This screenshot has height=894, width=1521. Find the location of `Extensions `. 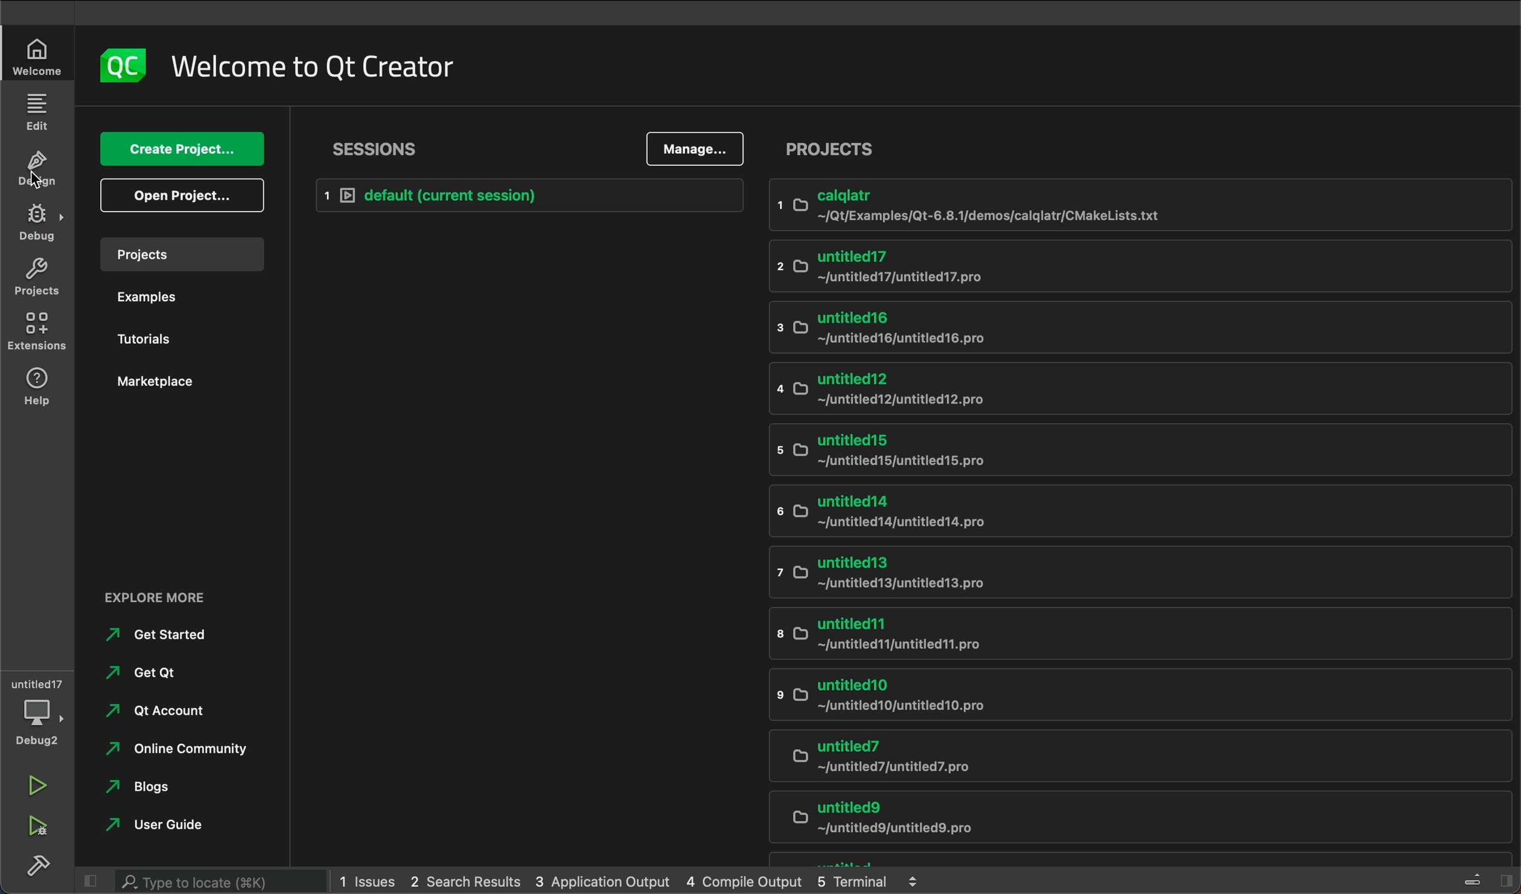

Extensions  is located at coordinates (34, 335).